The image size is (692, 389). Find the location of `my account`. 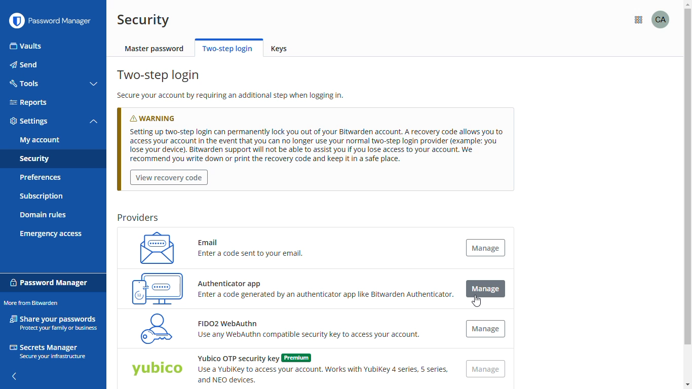

my account is located at coordinates (40, 140).